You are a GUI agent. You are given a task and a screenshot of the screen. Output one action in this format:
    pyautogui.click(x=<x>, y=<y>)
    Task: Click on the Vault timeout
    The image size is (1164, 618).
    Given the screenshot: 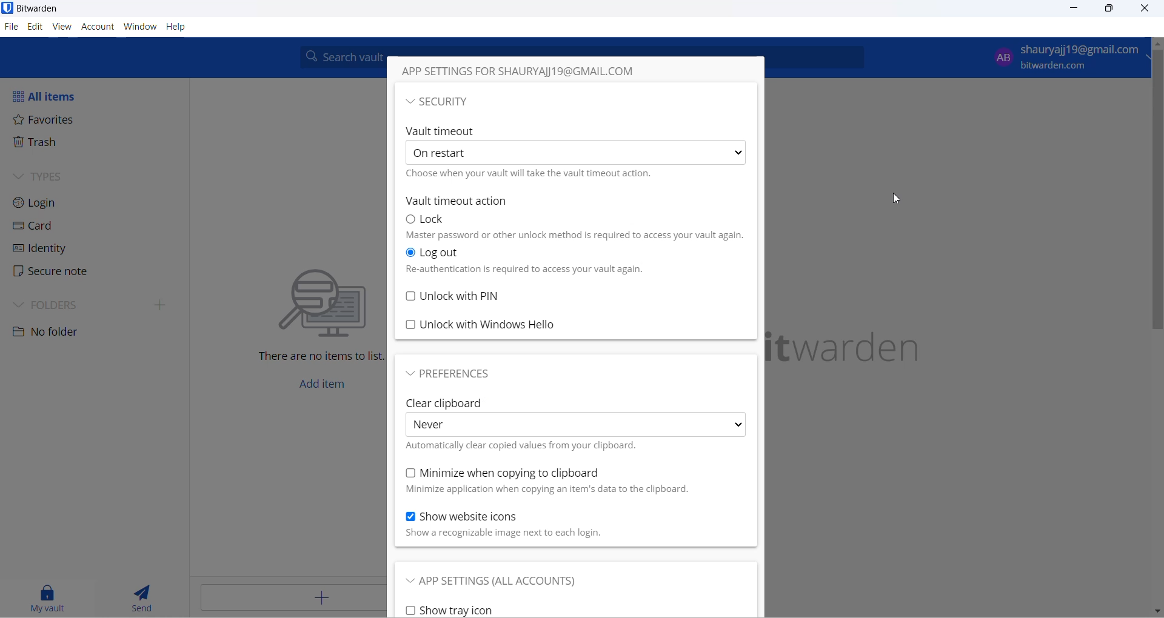 What is the action you would take?
    pyautogui.click(x=441, y=129)
    